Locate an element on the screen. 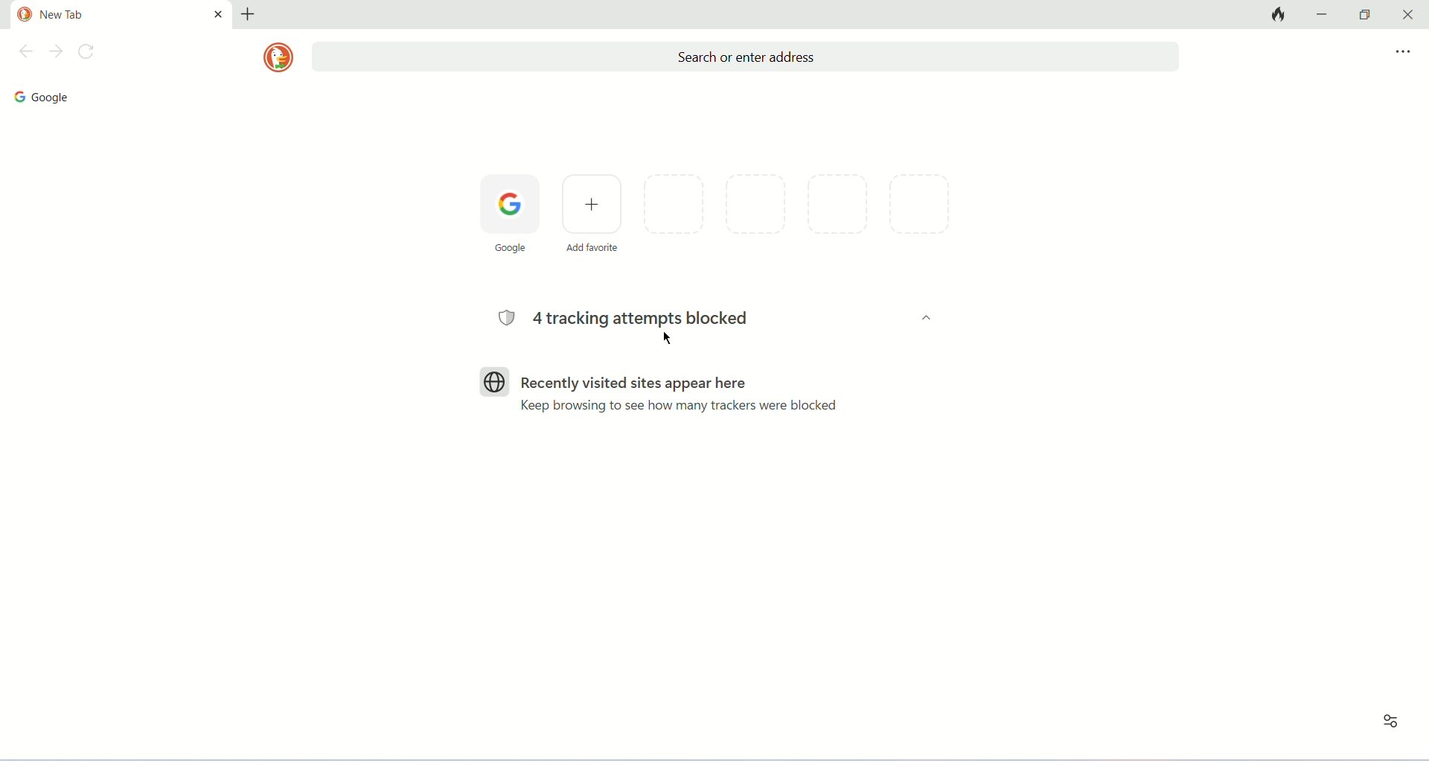 This screenshot has height=761, width=1429. new tab is located at coordinates (248, 14).